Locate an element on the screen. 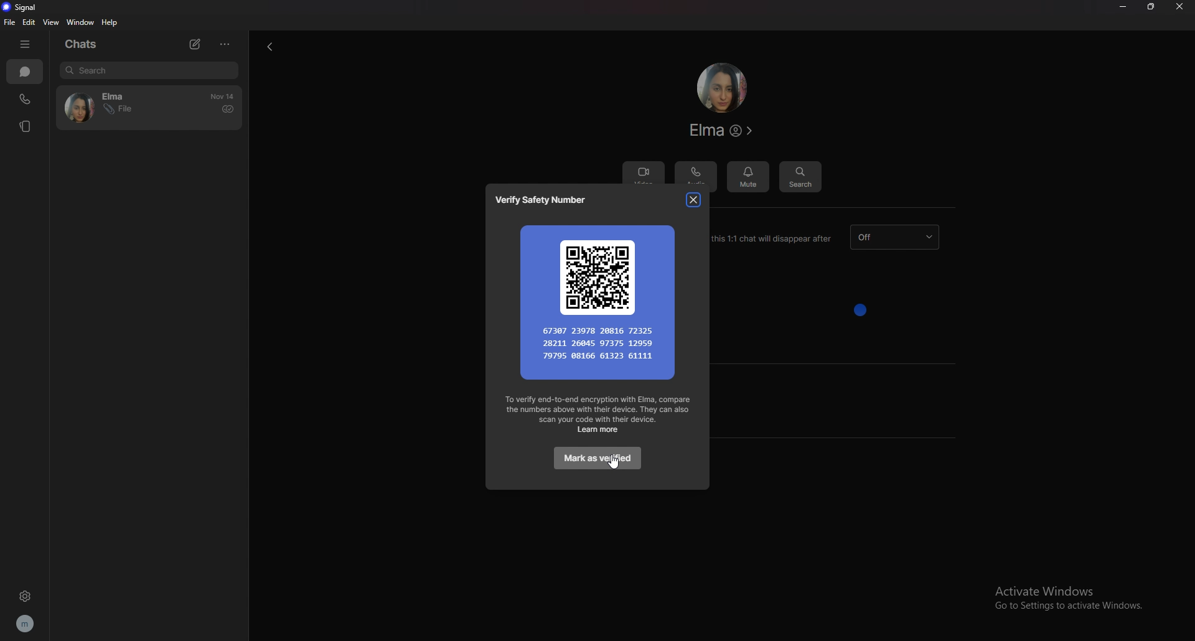 The height and width of the screenshot is (641, 1195). back is located at coordinates (267, 48).